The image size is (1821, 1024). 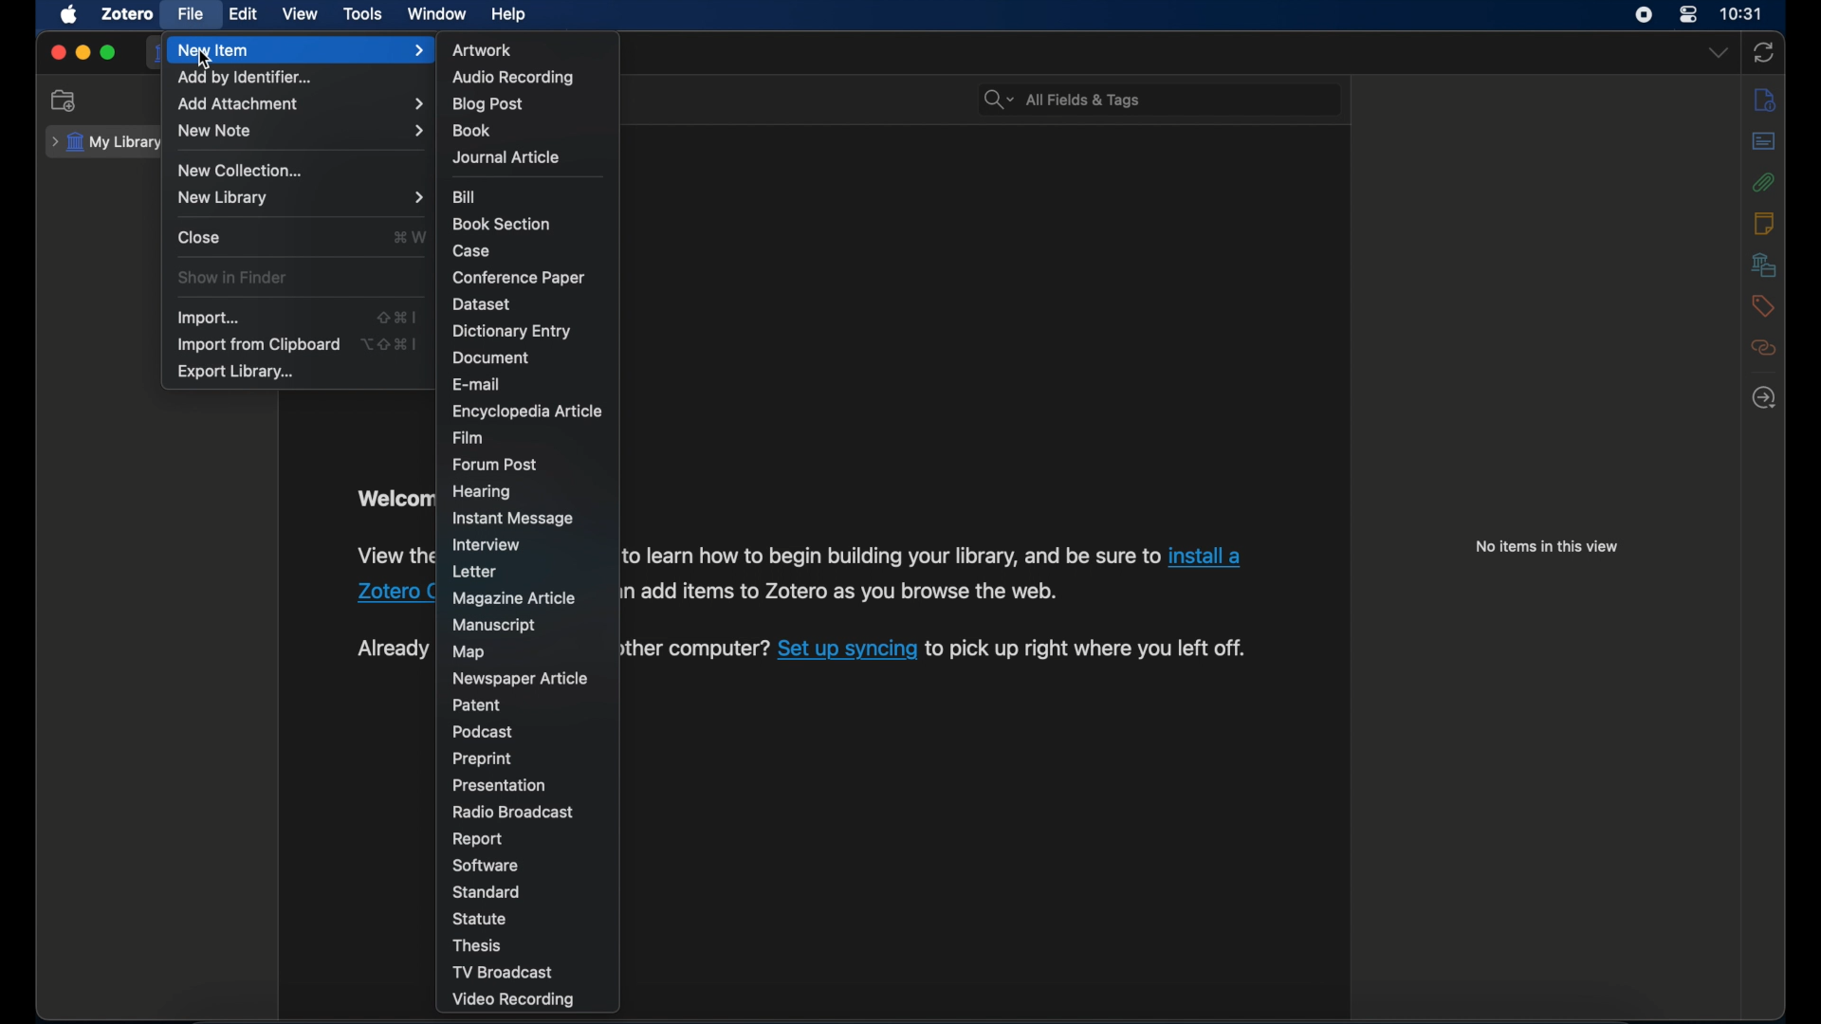 What do you see at coordinates (1644, 15) in the screenshot?
I see `screen recorder` at bounding box center [1644, 15].